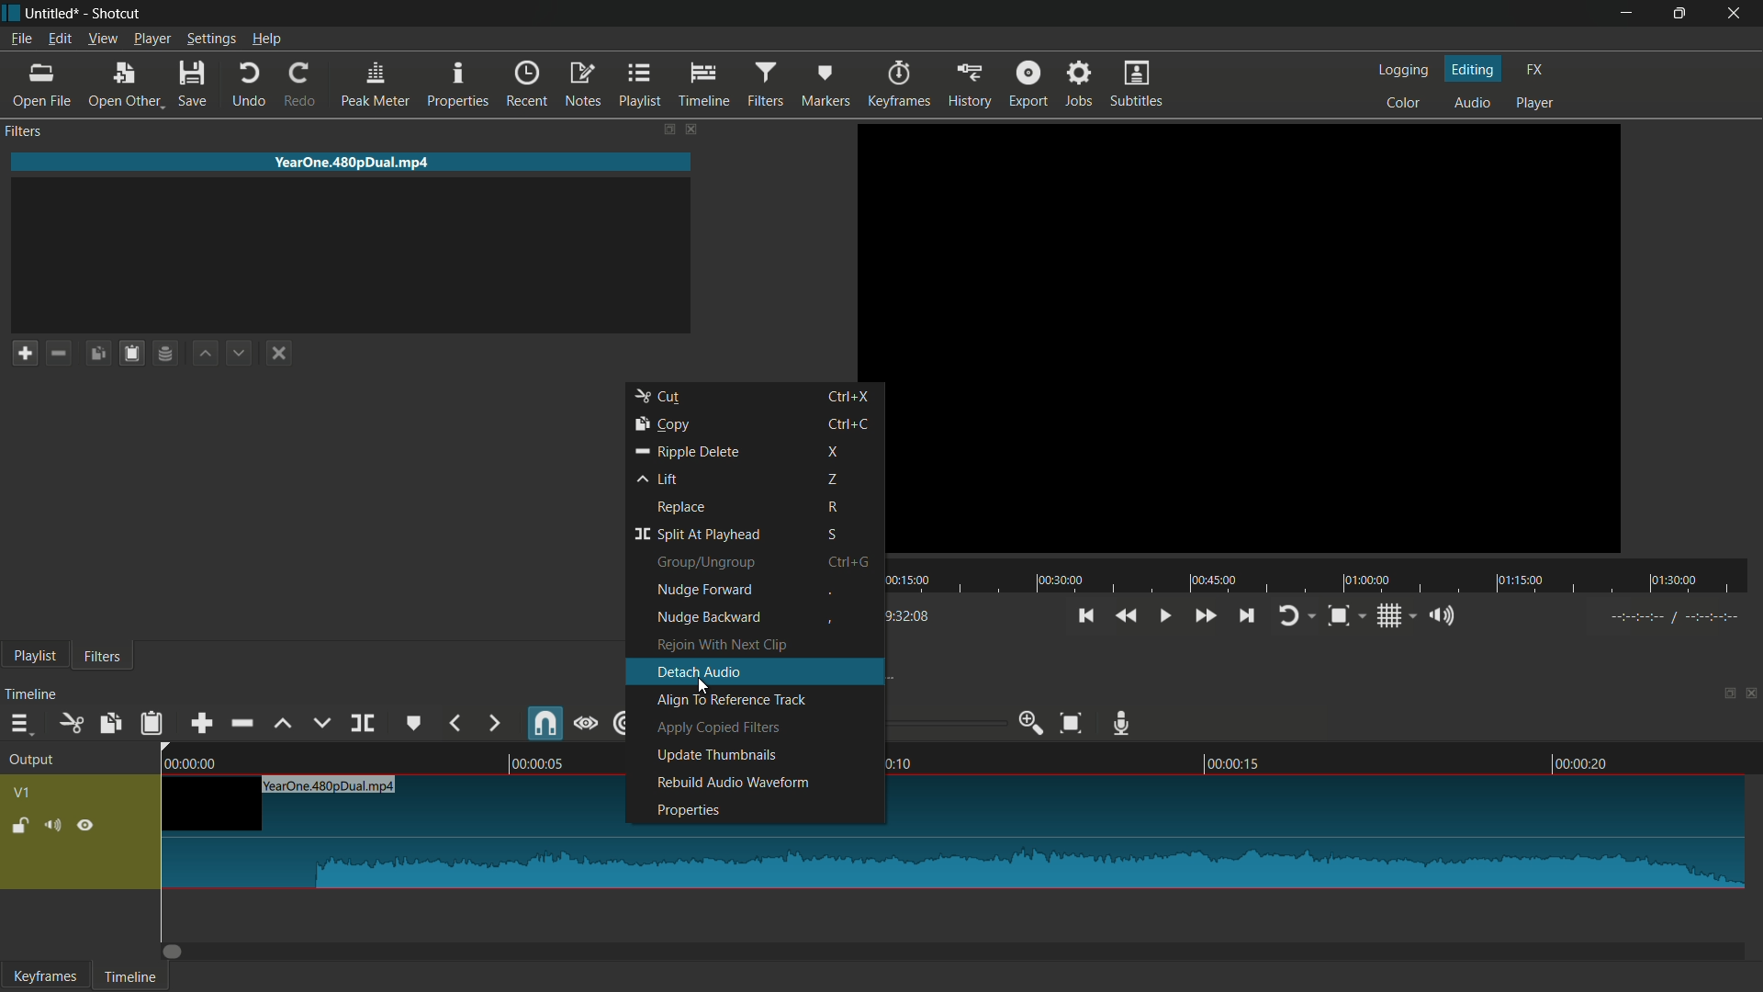 This screenshot has height=992, width=1763. What do you see at coordinates (850, 423) in the screenshot?
I see `keyboard shortcut` at bounding box center [850, 423].